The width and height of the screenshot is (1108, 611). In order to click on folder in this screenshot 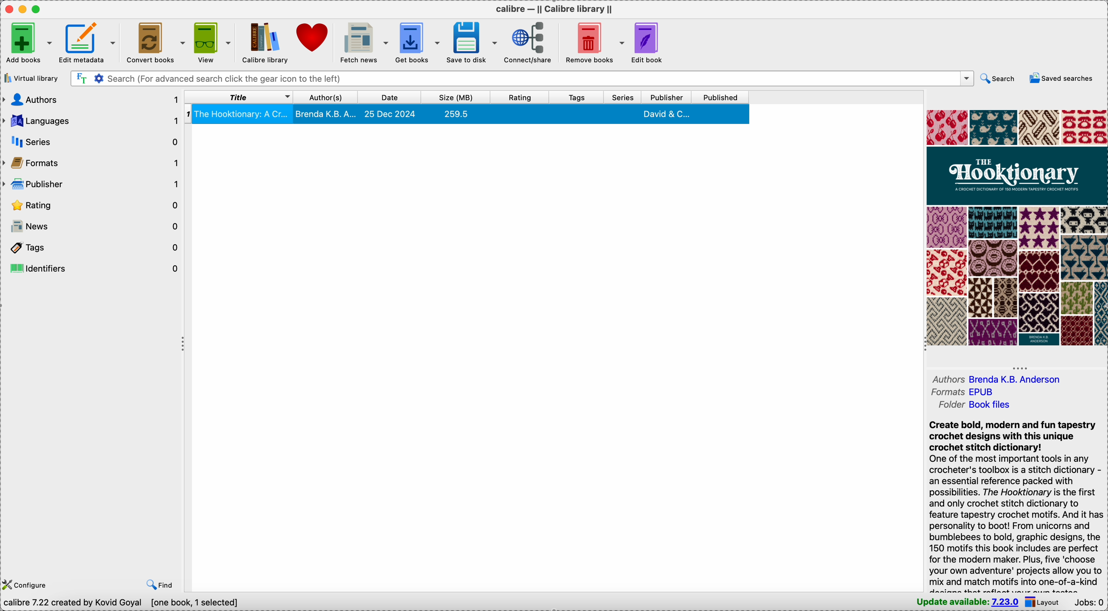, I will do `click(977, 406)`.